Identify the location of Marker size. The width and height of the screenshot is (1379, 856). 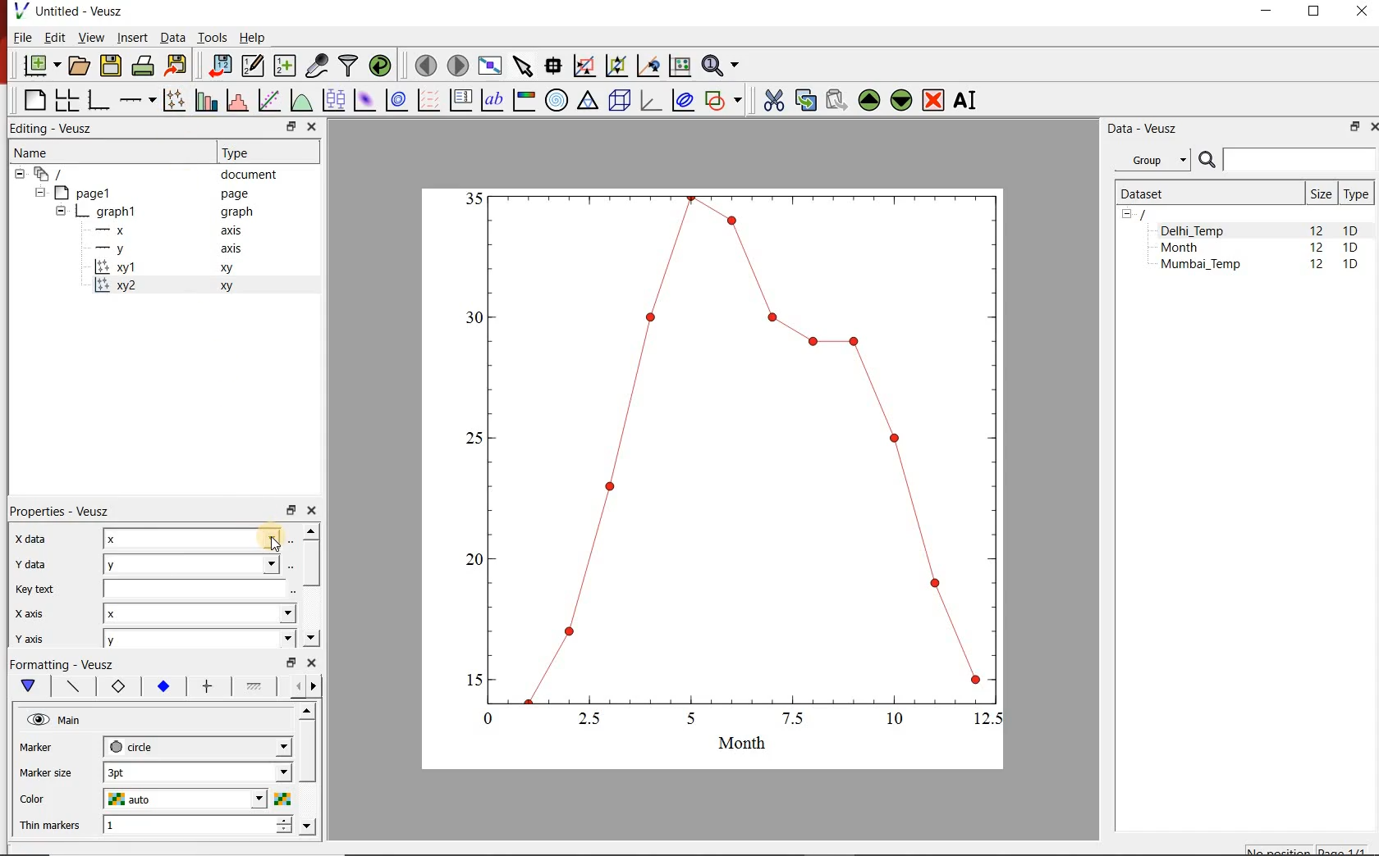
(46, 774).